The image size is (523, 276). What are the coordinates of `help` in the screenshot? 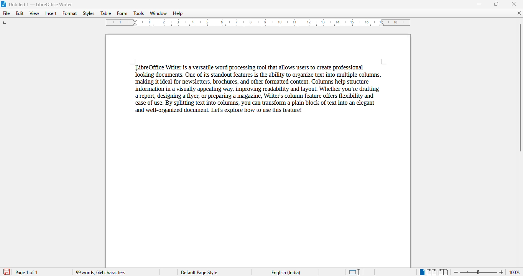 It's located at (178, 13).